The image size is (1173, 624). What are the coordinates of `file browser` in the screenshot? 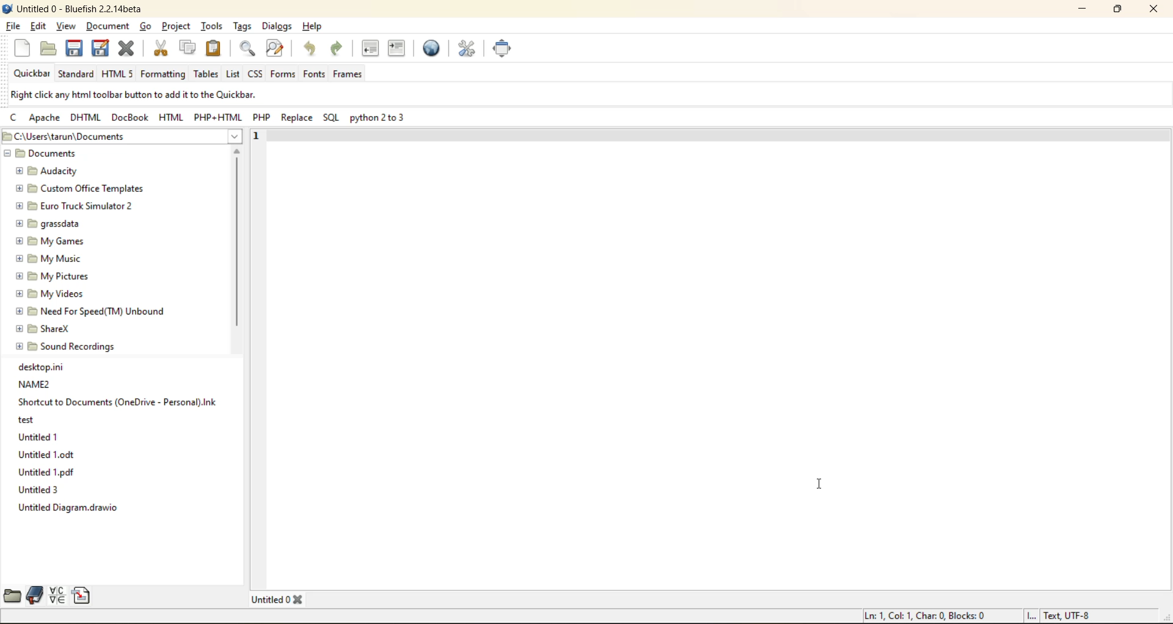 It's located at (10, 597).